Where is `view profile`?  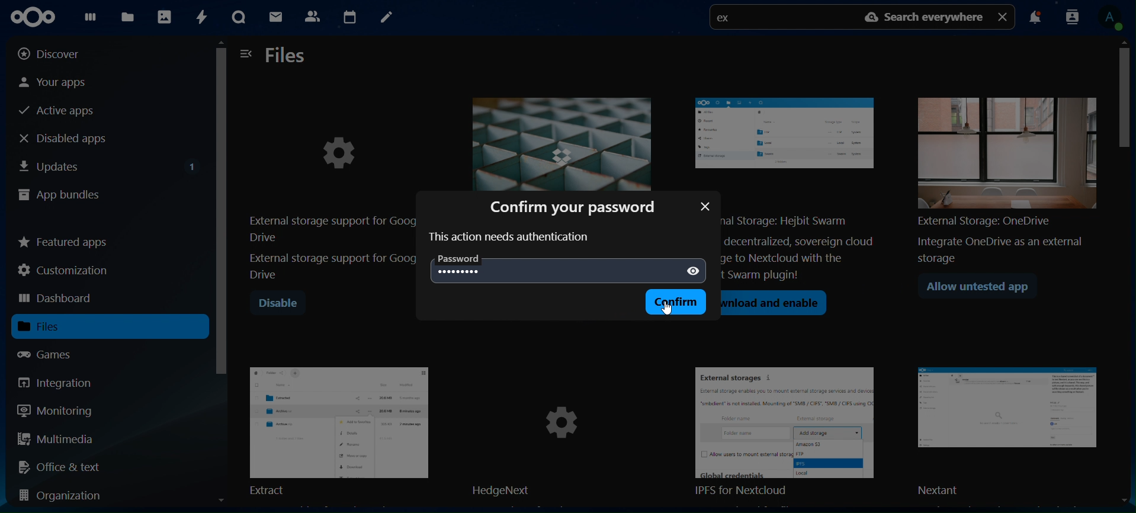 view profile is located at coordinates (1114, 18).